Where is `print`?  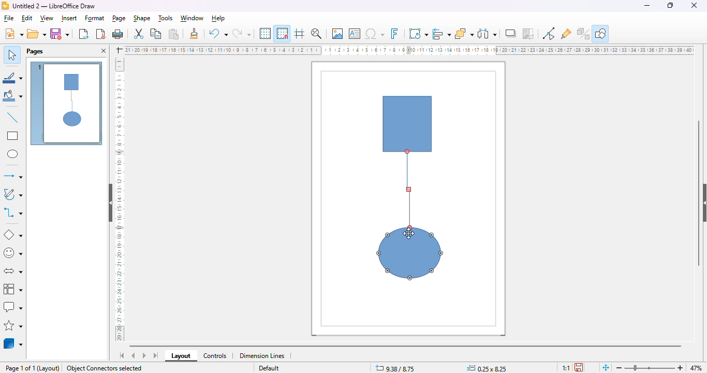 print is located at coordinates (117, 34).